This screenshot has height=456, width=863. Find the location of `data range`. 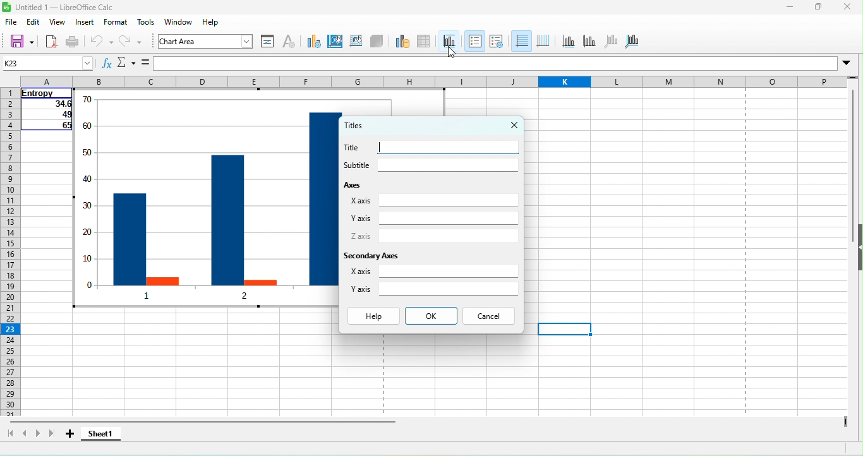

data range is located at coordinates (401, 42).